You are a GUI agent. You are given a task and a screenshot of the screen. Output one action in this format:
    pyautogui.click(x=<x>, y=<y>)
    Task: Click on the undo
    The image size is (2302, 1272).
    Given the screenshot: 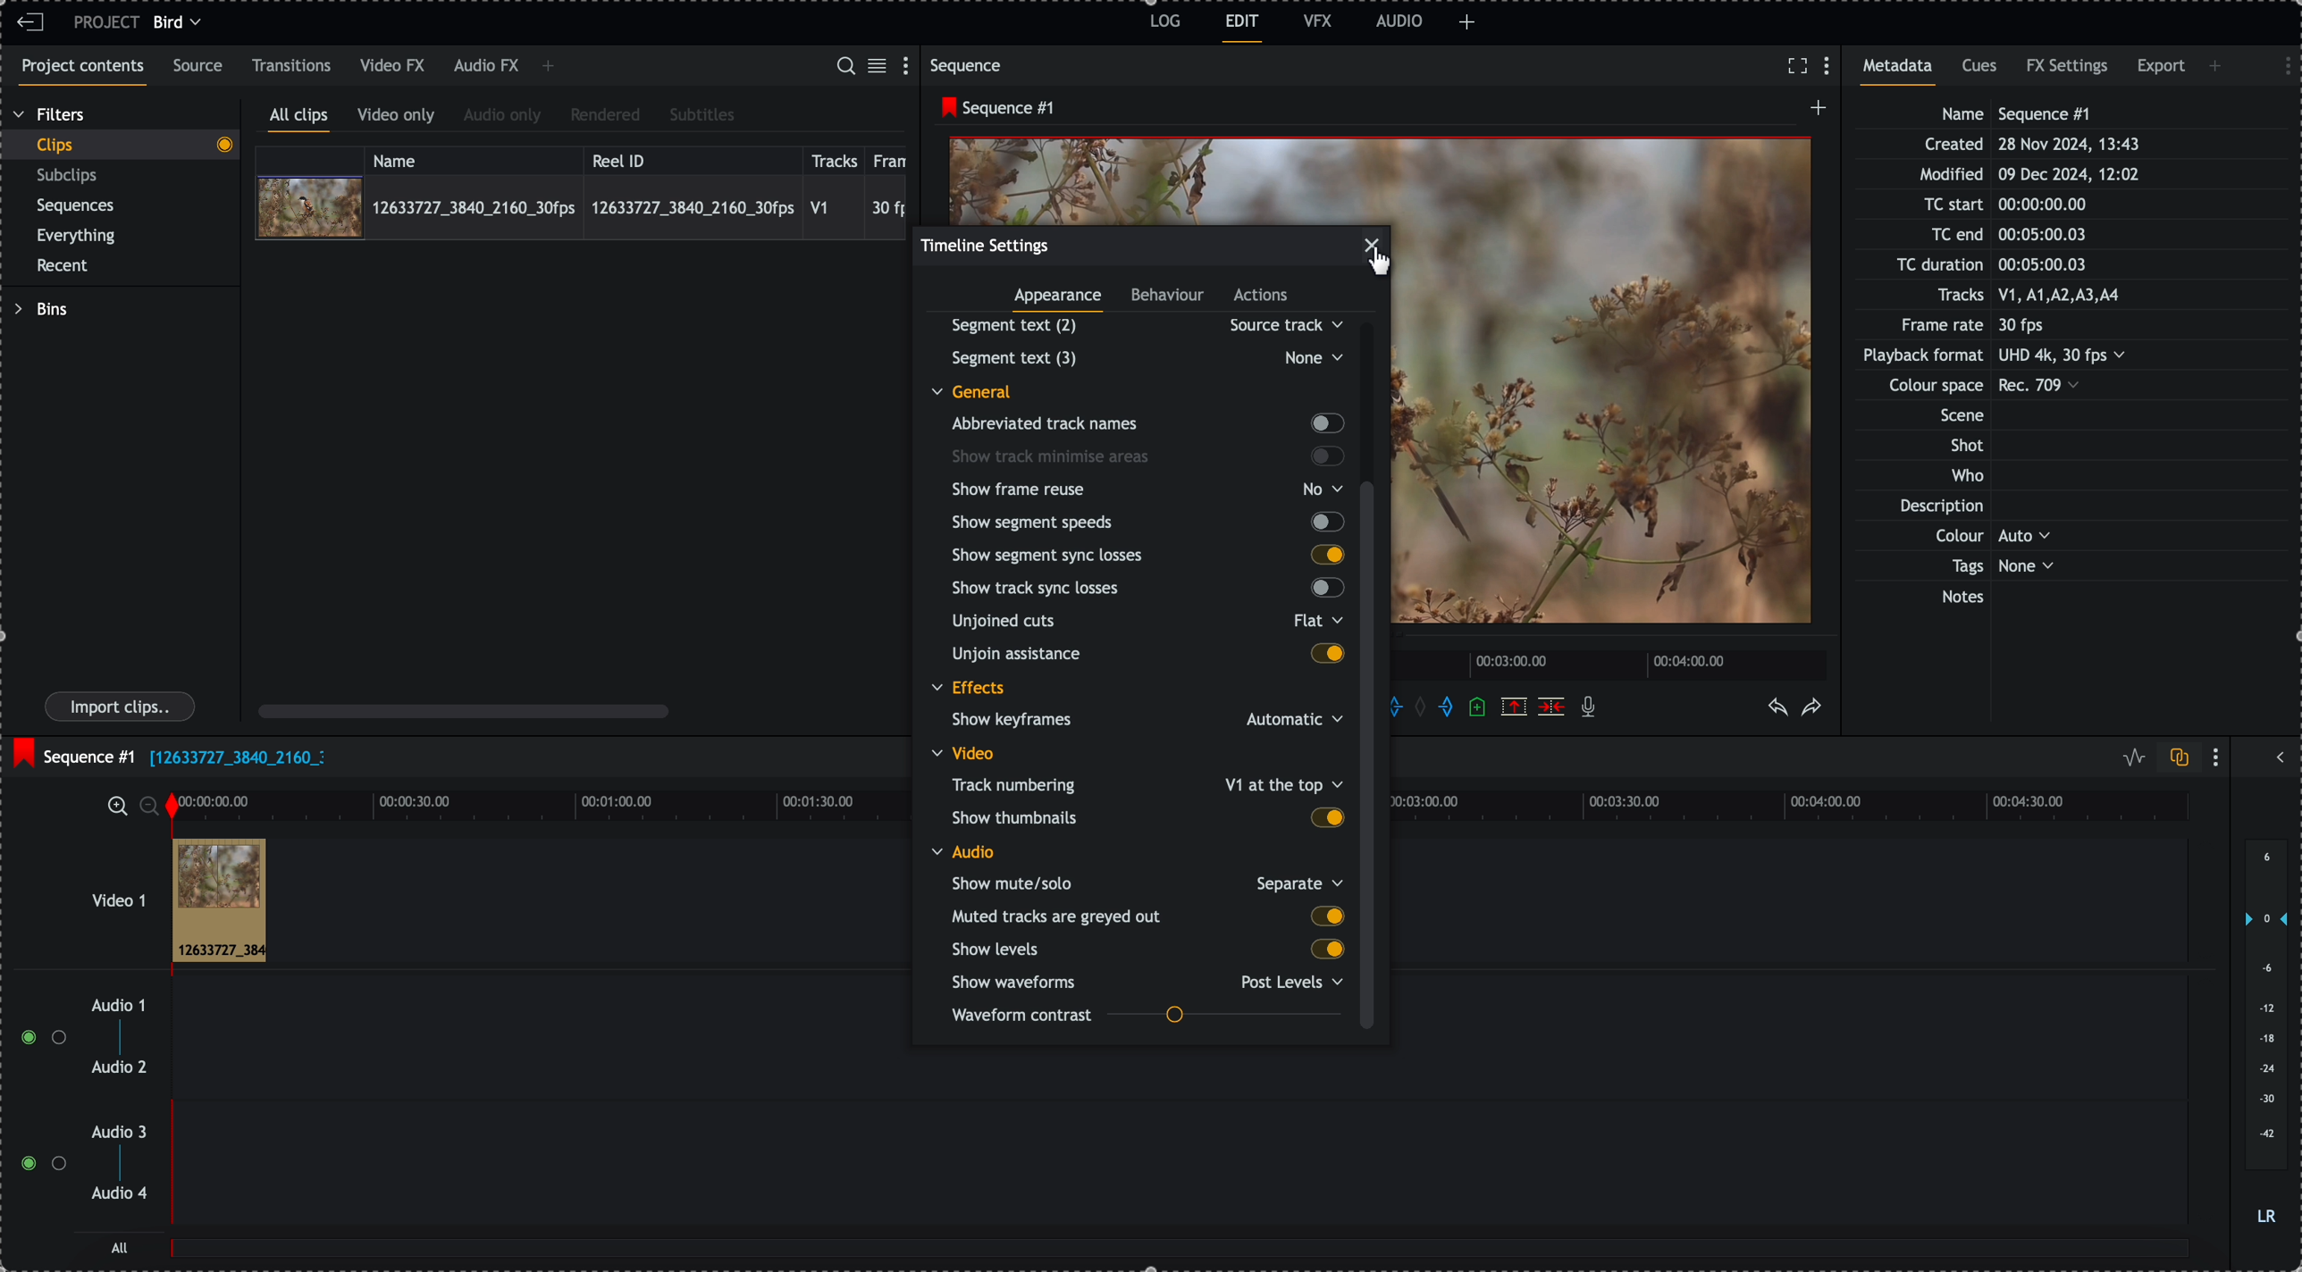 What is the action you would take?
    pyautogui.click(x=1779, y=708)
    